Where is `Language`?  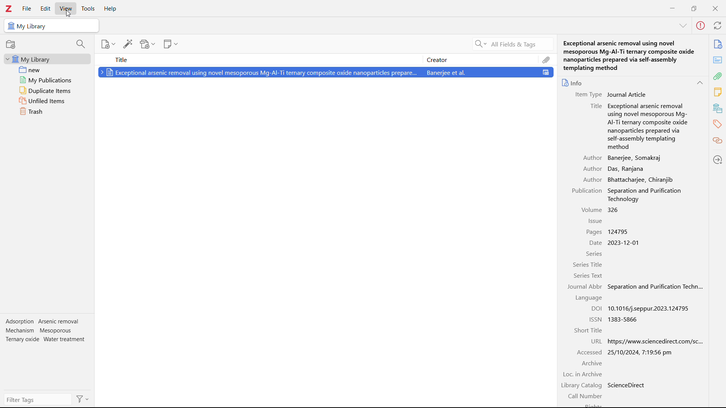 Language is located at coordinates (588, 298).